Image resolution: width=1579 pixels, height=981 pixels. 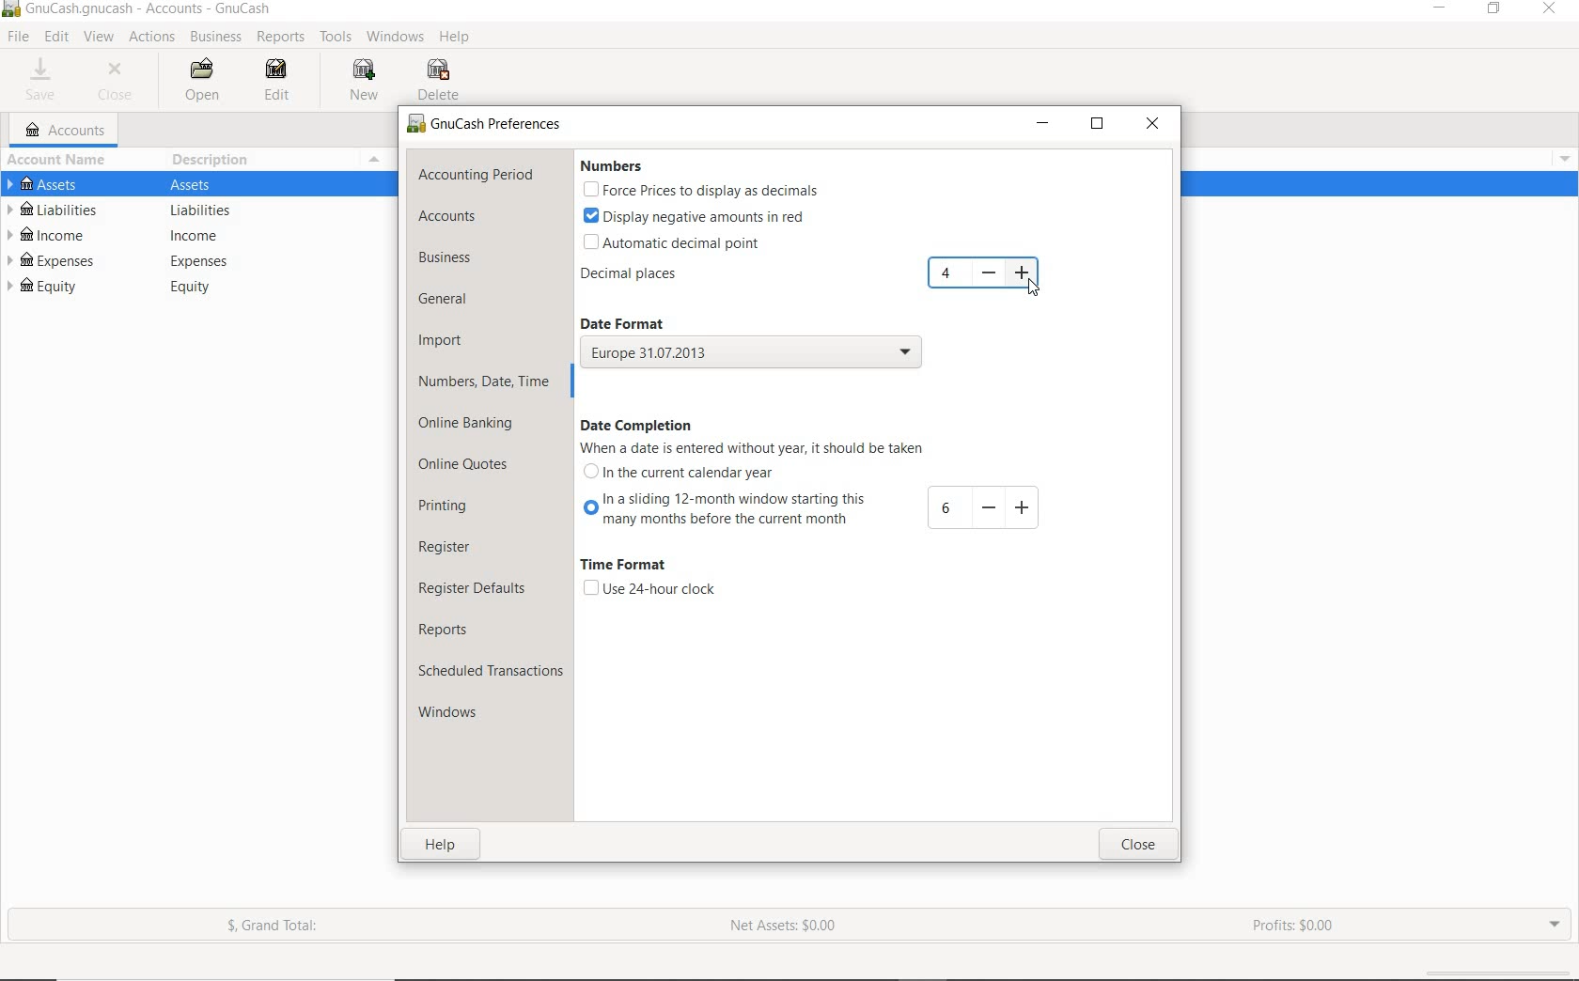 What do you see at coordinates (682, 241) in the screenshot?
I see `automatic decimal point` at bounding box center [682, 241].